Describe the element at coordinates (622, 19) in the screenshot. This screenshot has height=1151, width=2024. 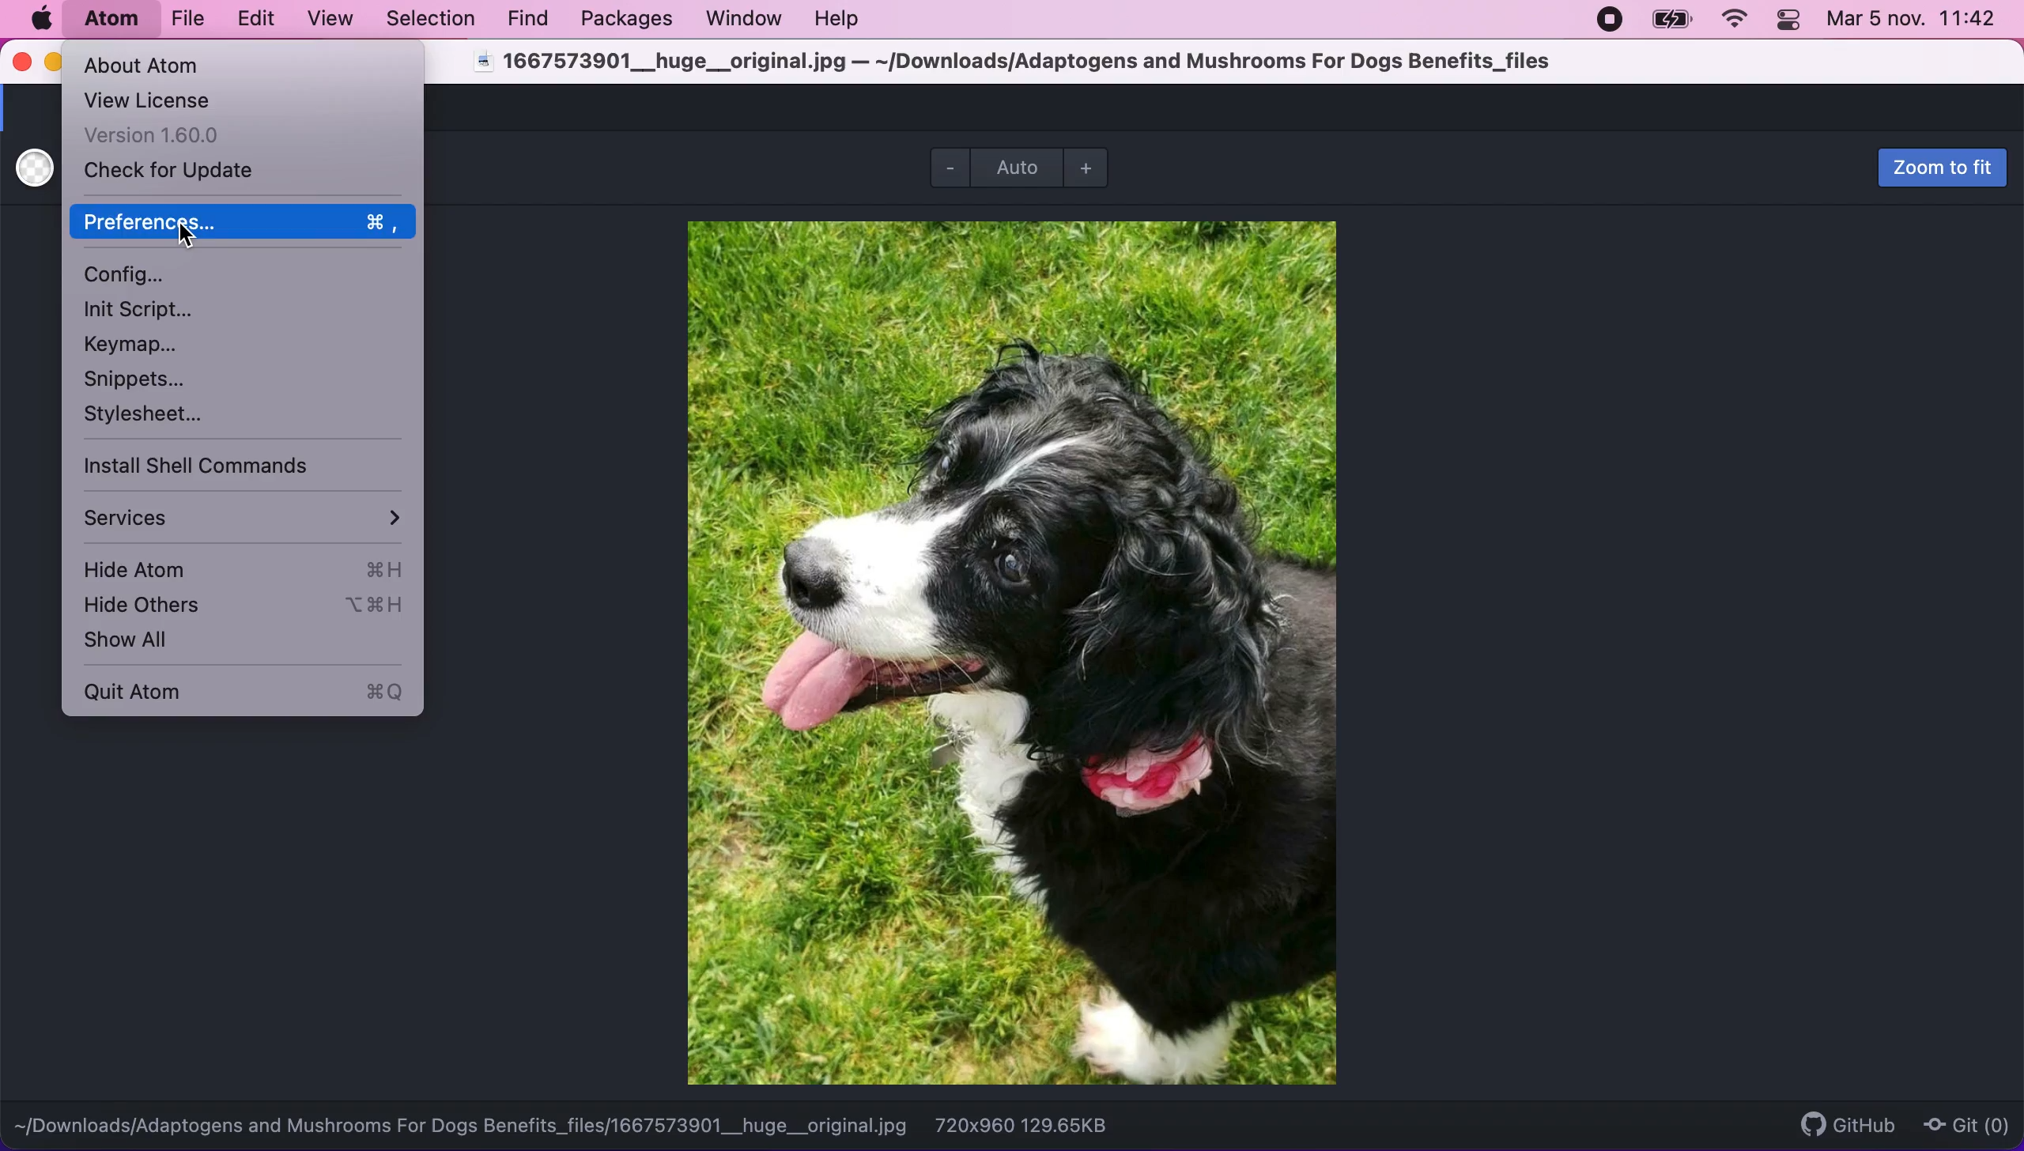
I see `packages` at that location.